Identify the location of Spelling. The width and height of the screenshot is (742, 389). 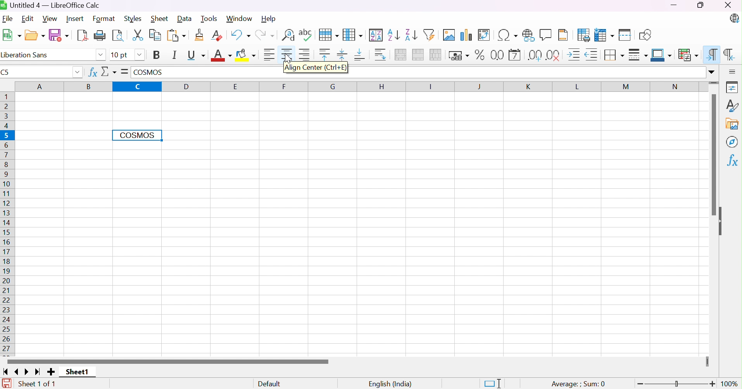
(306, 34).